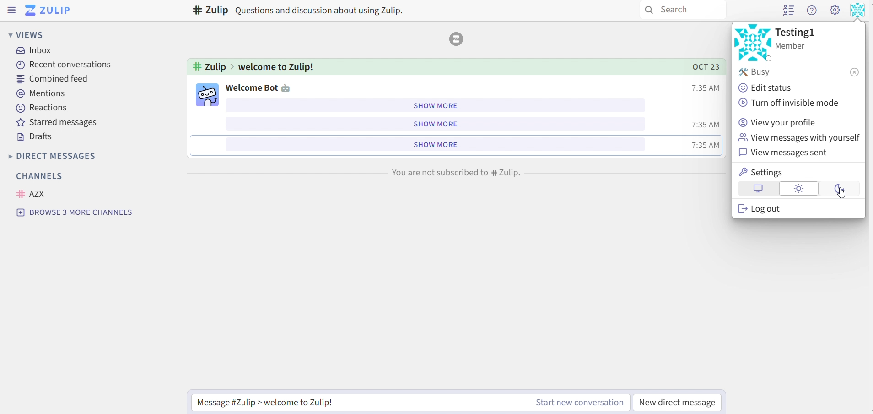  What do you see at coordinates (434, 144) in the screenshot?
I see `show more` at bounding box center [434, 144].